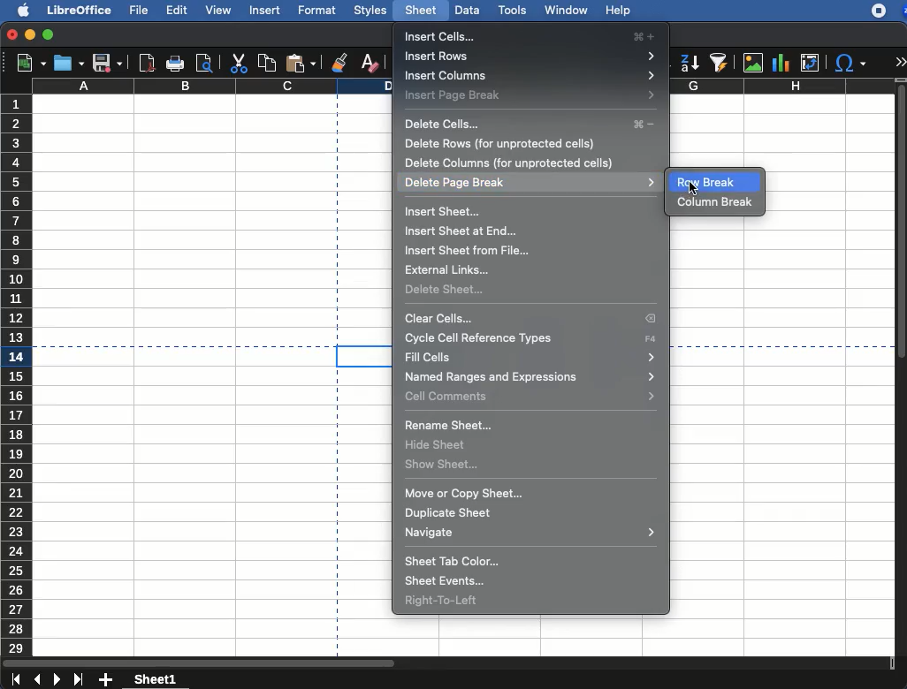  What do you see at coordinates (362, 356) in the screenshot?
I see `cell selected` at bounding box center [362, 356].